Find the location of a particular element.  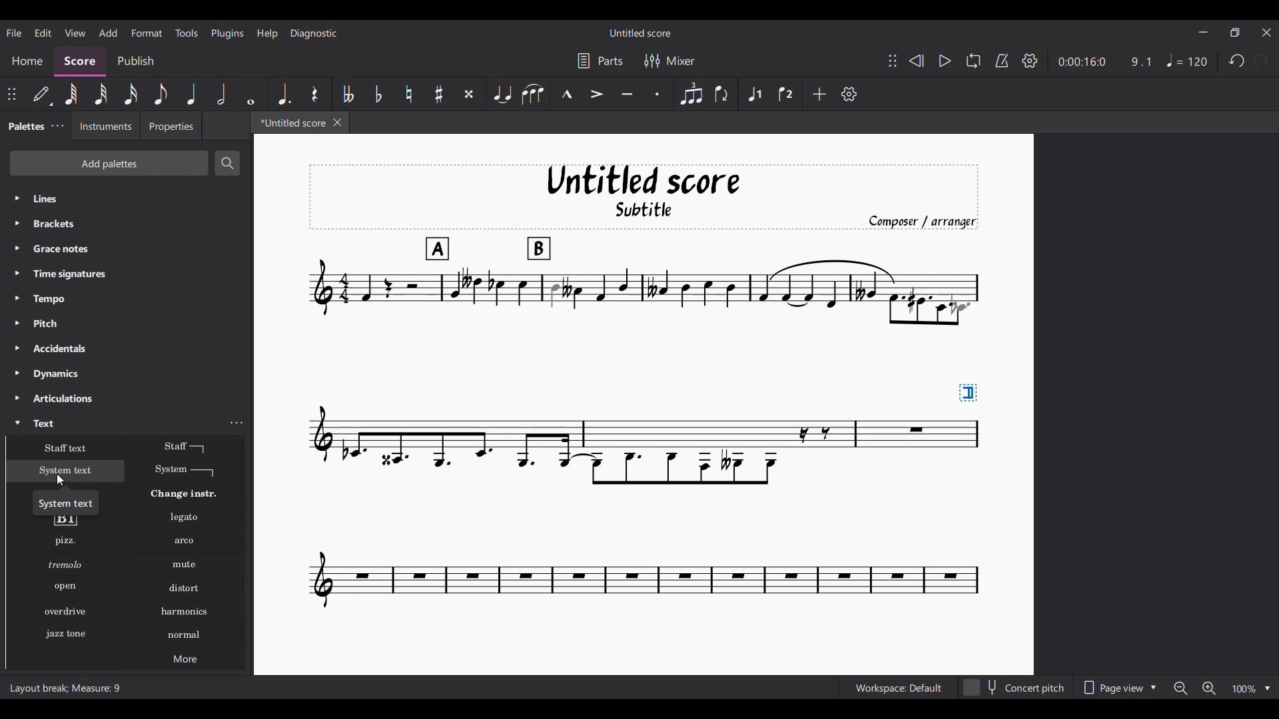

Minimize is located at coordinates (1204, 32).